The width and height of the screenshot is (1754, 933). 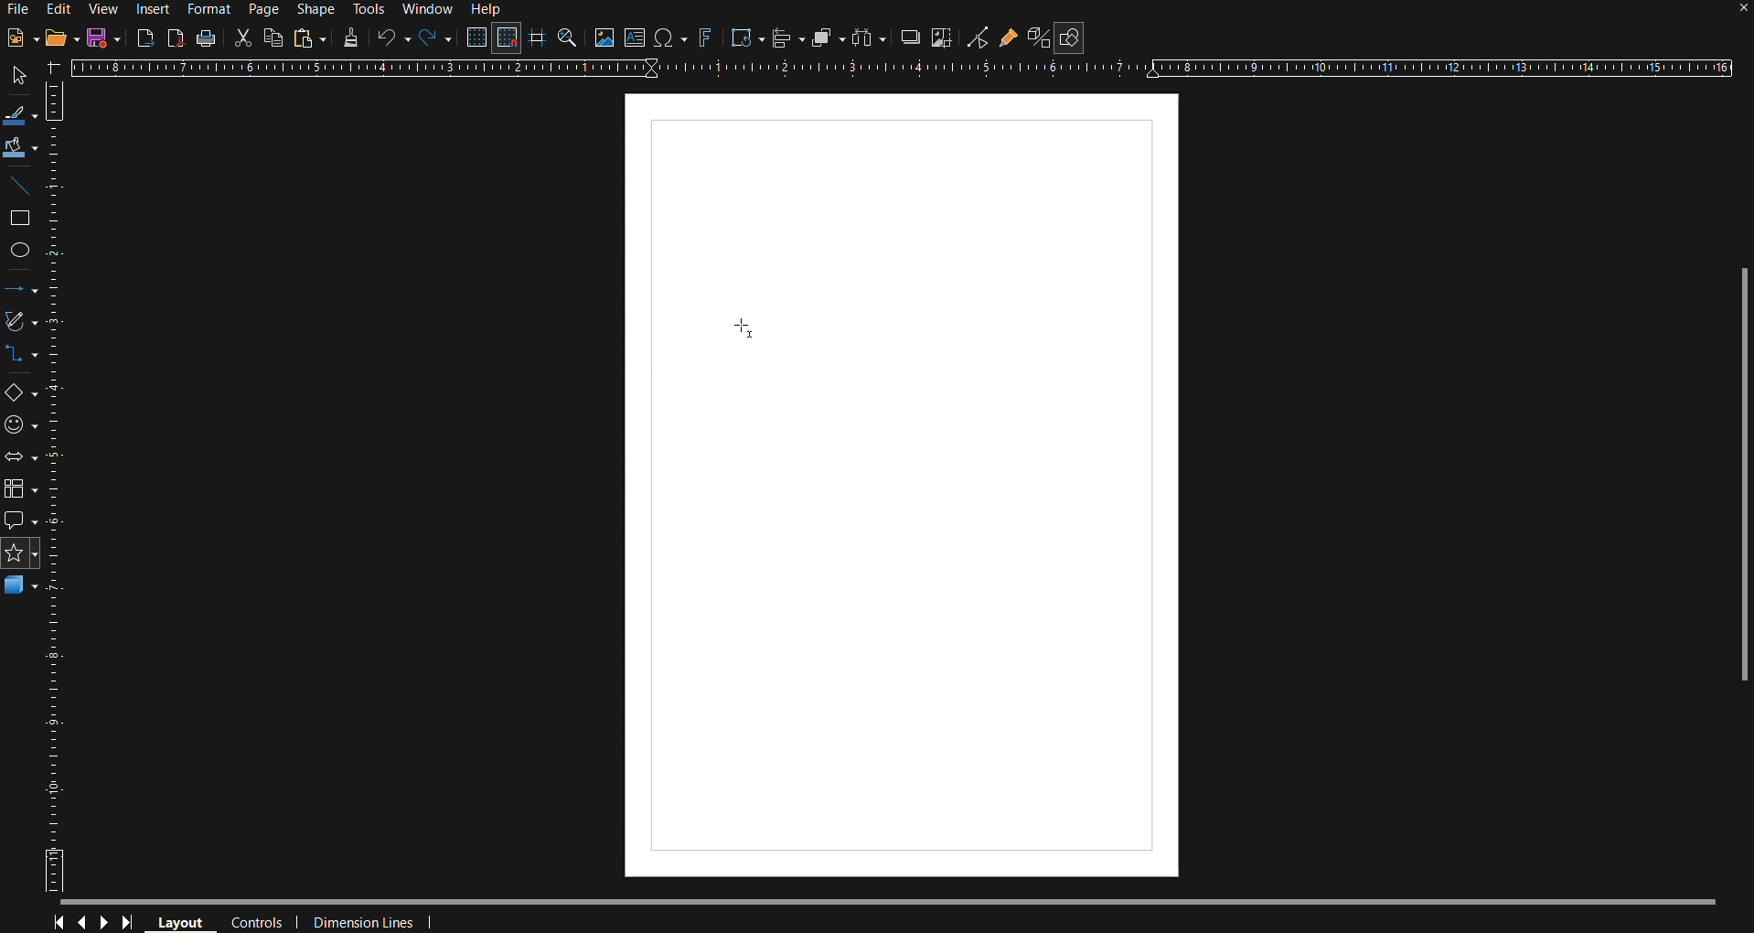 I want to click on Horizontal Ruler, so click(x=901, y=69).